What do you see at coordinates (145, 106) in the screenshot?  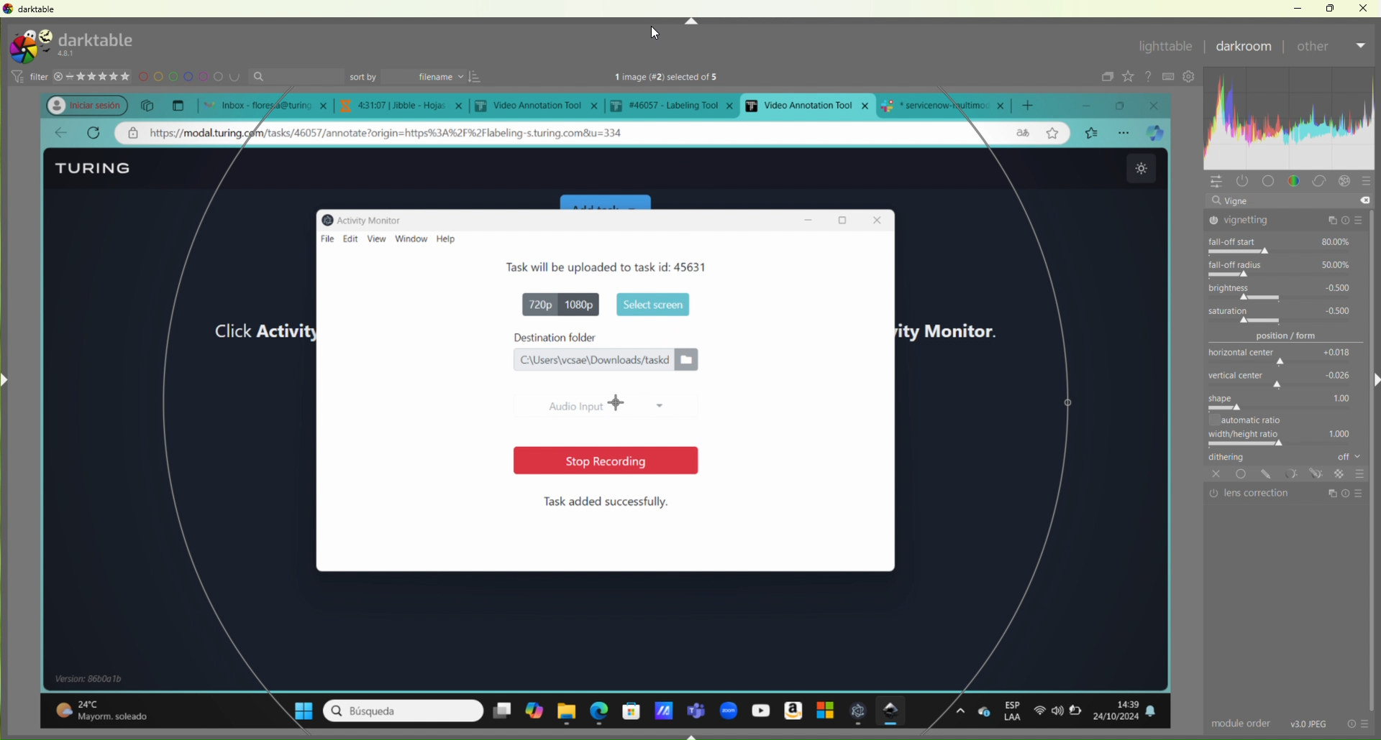 I see `copy` at bounding box center [145, 106].